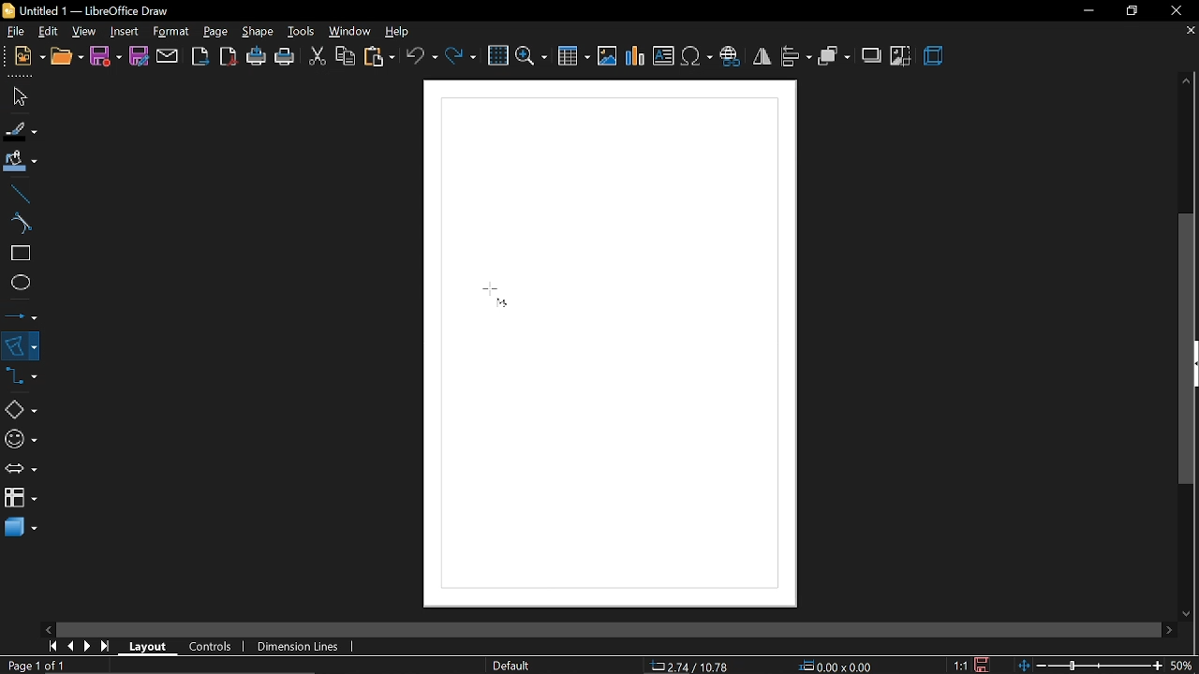  Describe the element at coordinates (301, 32) in the screenshot. I see `tools` at that location.